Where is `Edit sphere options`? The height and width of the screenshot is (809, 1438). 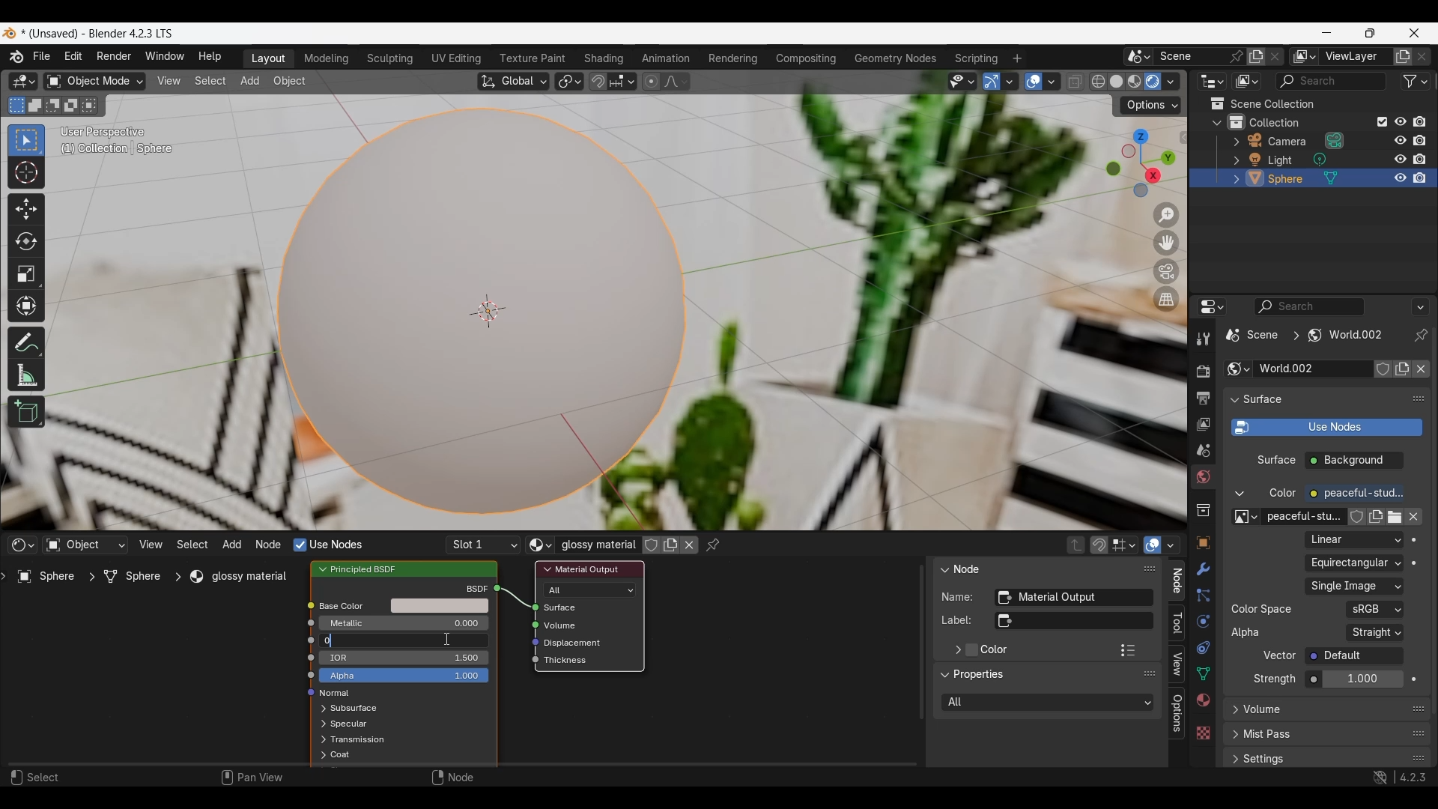 Edit sphere options is located at coordinates (1255, 178).